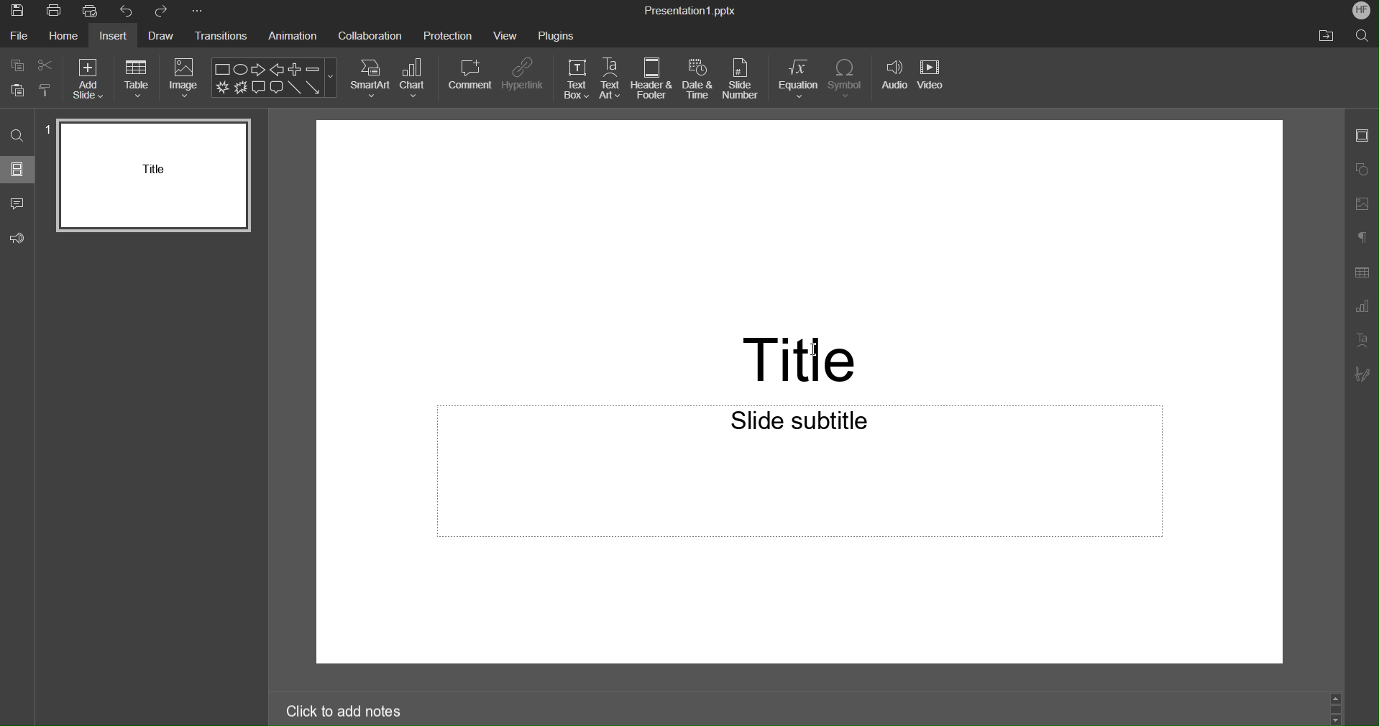 Image resolution: width=1379 pixels, height=726 pixels. Describe the element at coordinates (690, 12) in the screenshot. I see `Pesentation1.pptx` at that location.